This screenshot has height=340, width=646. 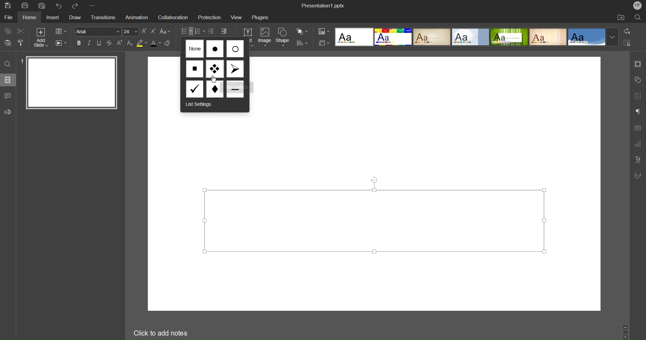 What do you see at coordinates (638, 176) in the screenshot?
I see `Signature` at bounding box center [638, 176].